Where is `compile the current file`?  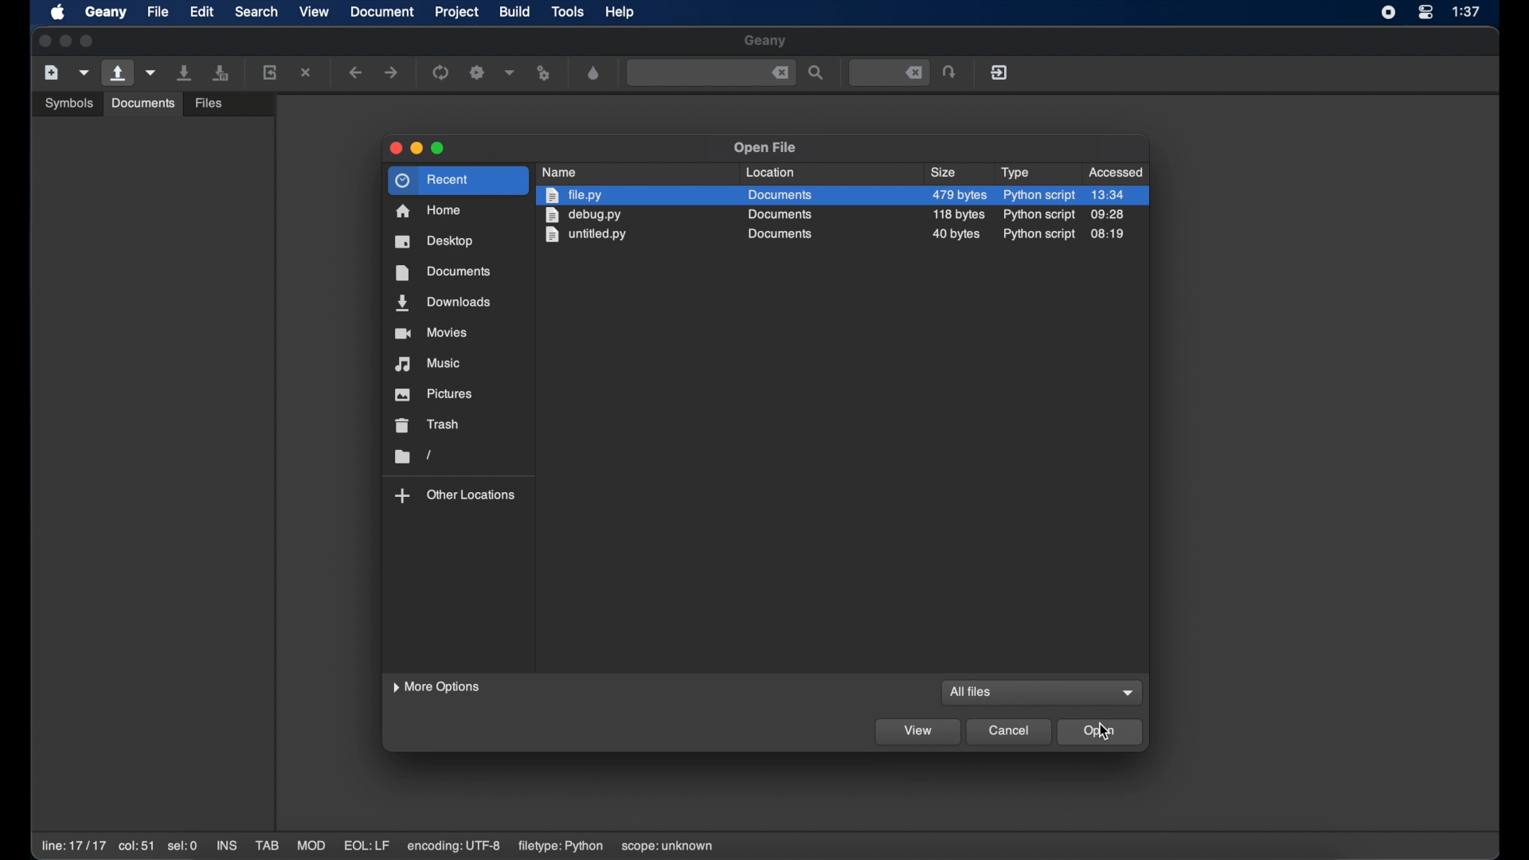 compile the current file is located at coordinates (441, 72).